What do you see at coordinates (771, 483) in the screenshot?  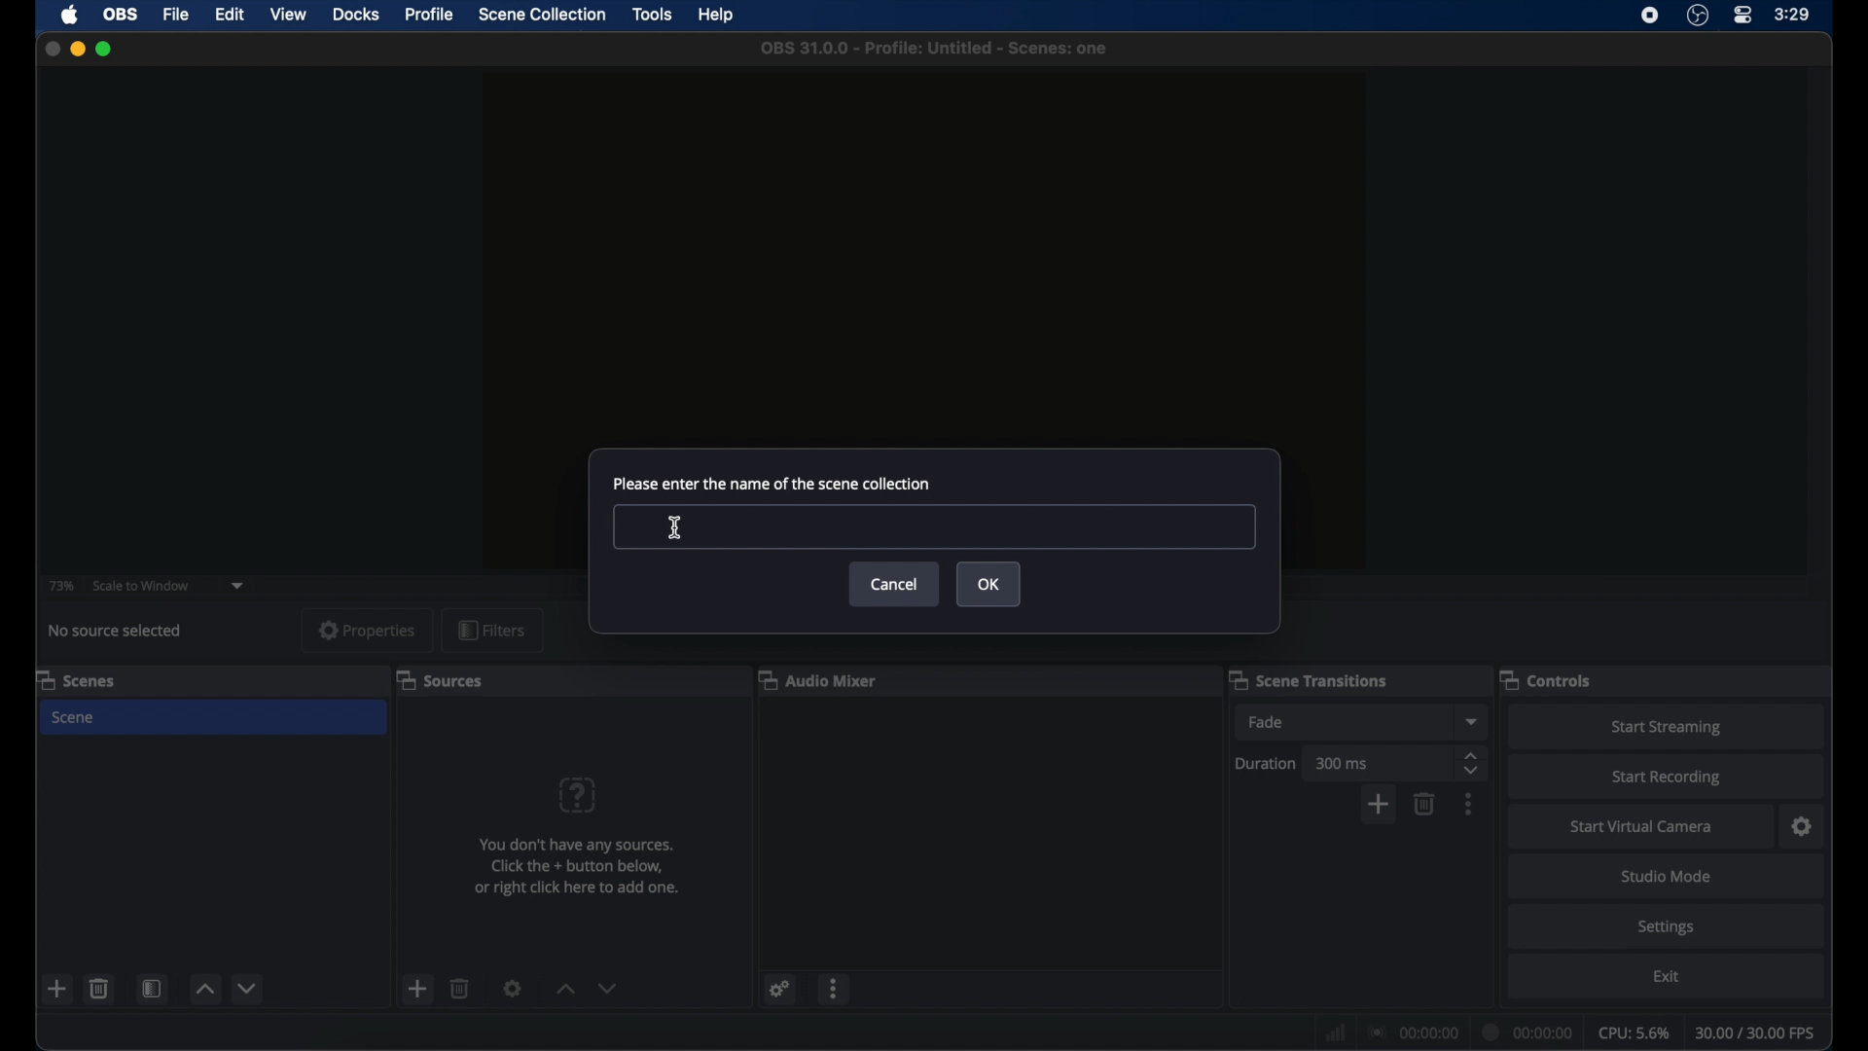 I see `please enter the name of the scene collection` at bounding box center [771, 483].